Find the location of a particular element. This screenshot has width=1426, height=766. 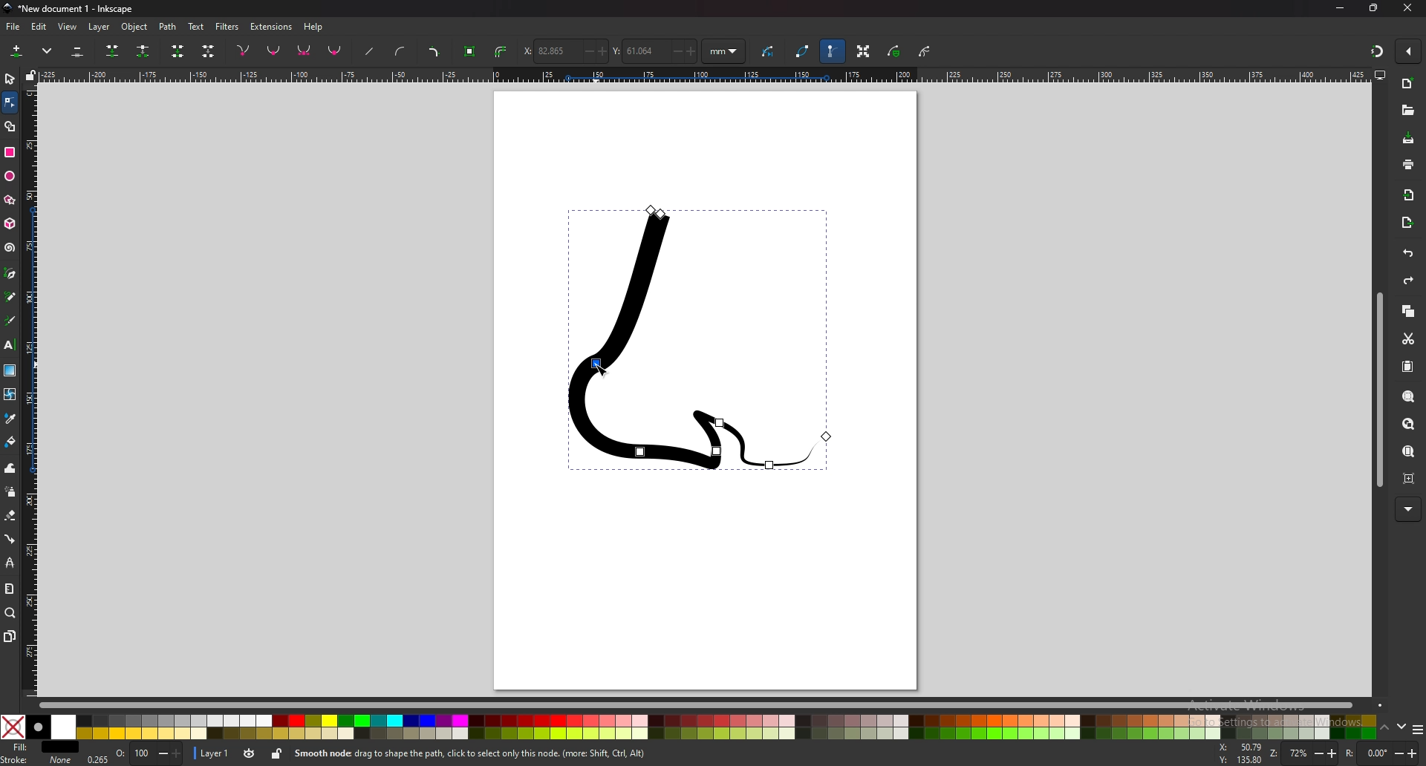

toggle visibility is located at coordinates (248, 753).